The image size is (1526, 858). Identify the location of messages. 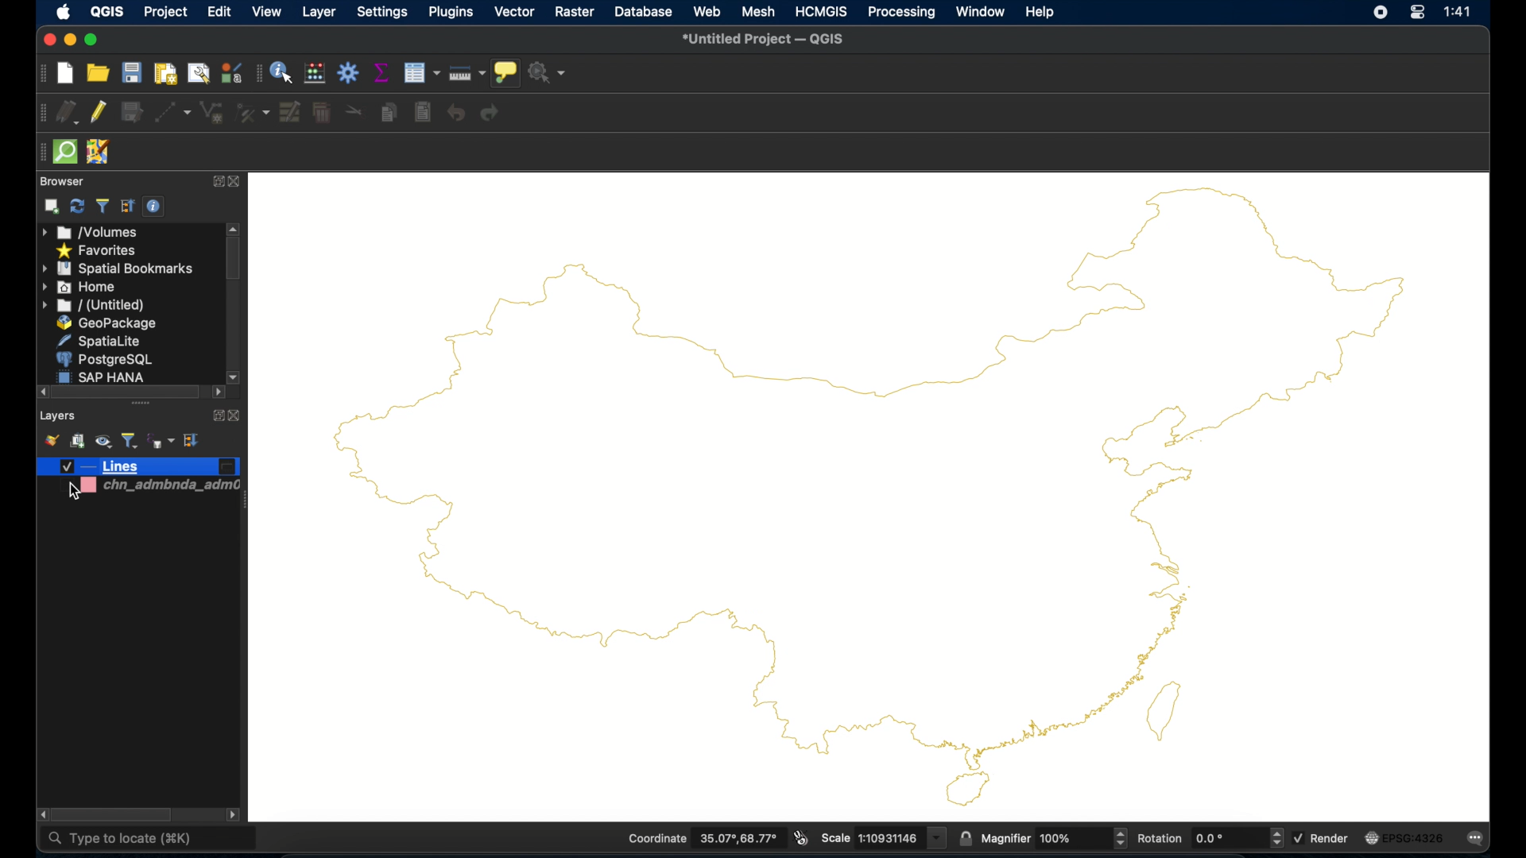
(1478, 838).